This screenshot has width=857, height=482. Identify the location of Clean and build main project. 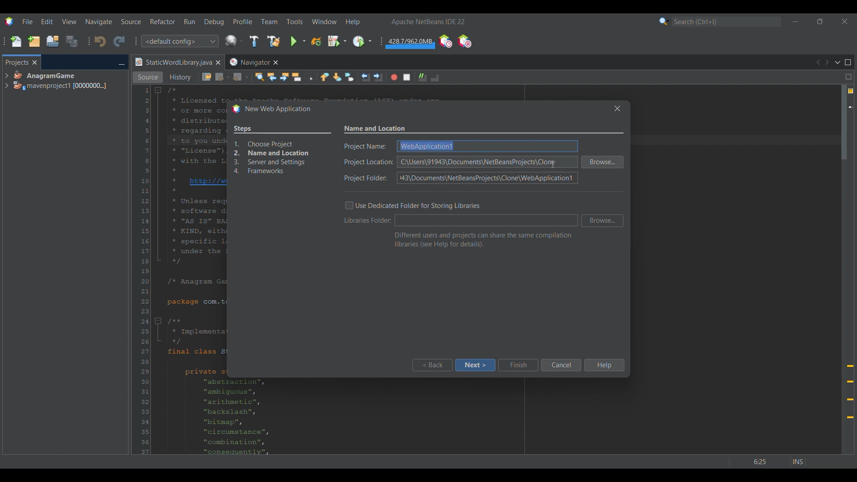
(273, 41).